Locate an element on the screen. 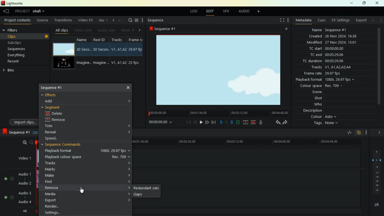 This screenshot has width=384, height=216. audio1 is located at coordinates (25, 174).